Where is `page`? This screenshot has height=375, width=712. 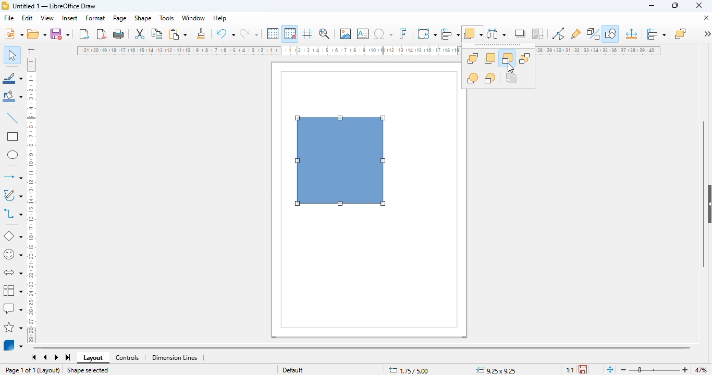
page is located at coordinates (120, 18).